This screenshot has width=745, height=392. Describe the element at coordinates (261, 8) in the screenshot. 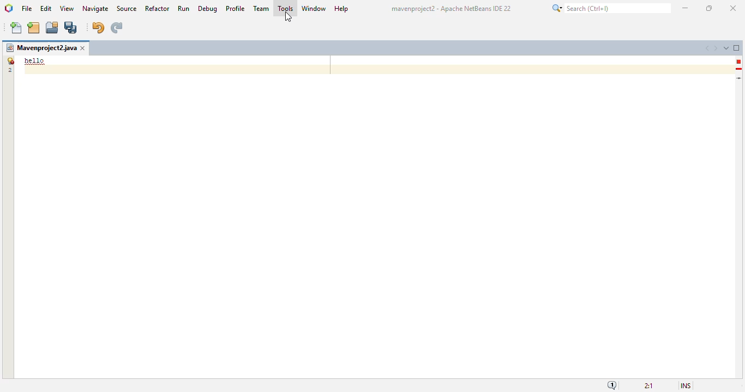

I see `team` at that location.